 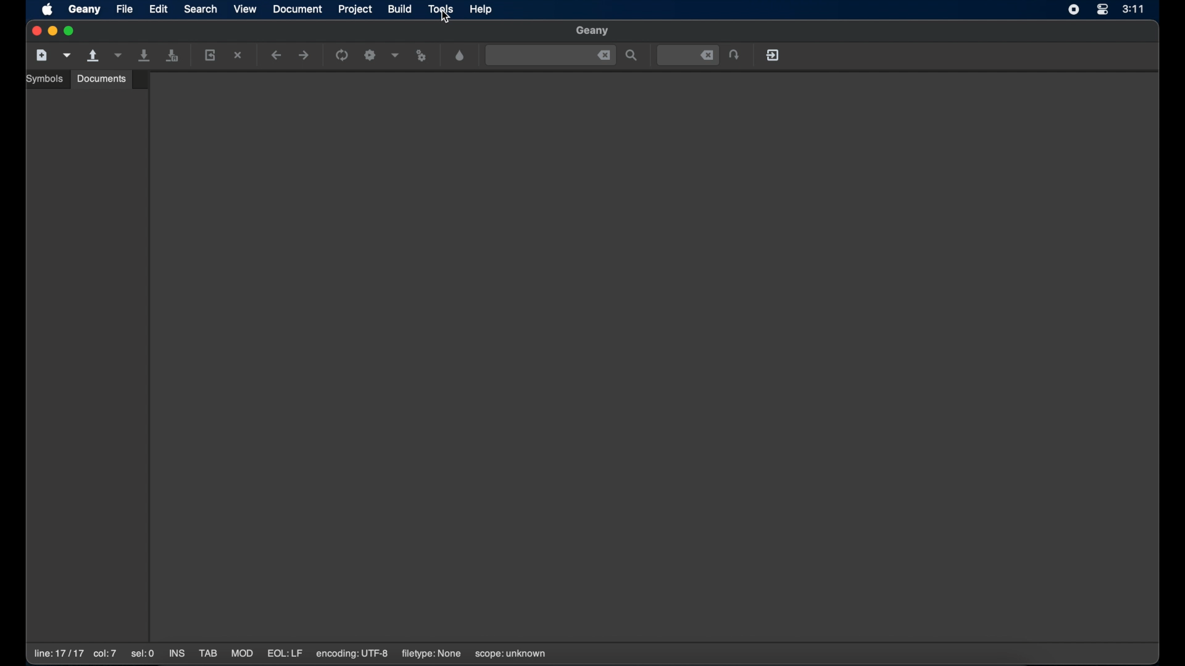 I want to click on close the current file, so click(x=239, y=56).